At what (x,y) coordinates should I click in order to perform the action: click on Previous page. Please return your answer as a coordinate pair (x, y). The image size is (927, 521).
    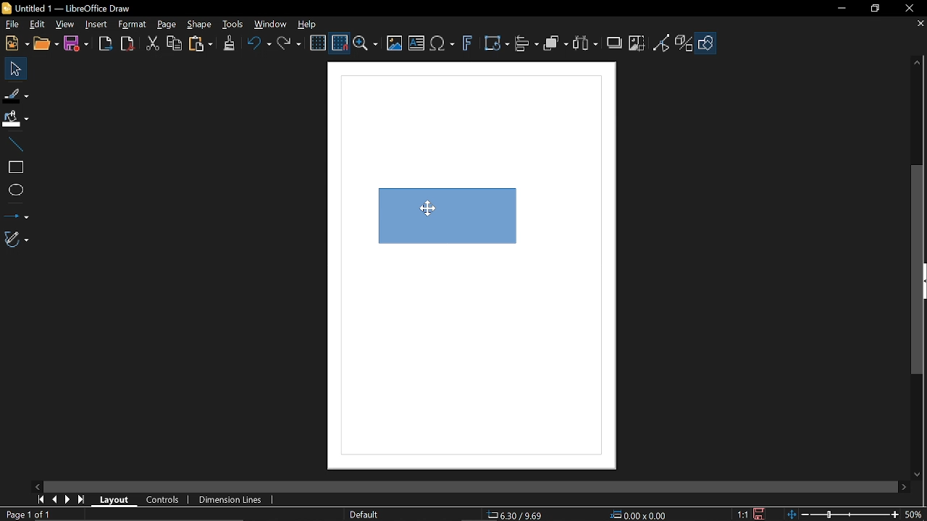
    Looking at the image, I should click on (54, 500).